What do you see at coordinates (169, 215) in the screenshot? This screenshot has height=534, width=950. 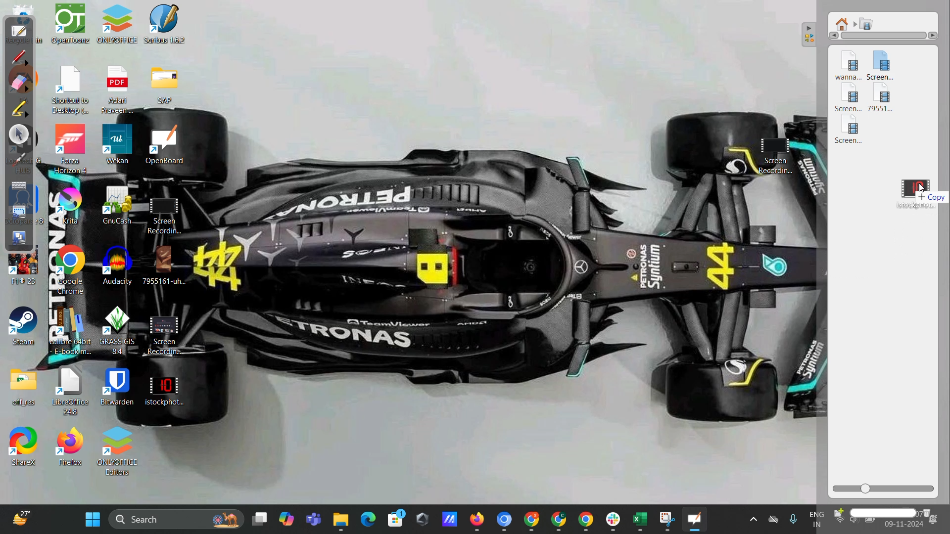 I see `Screen Recording` at bounding box center [169, 215].